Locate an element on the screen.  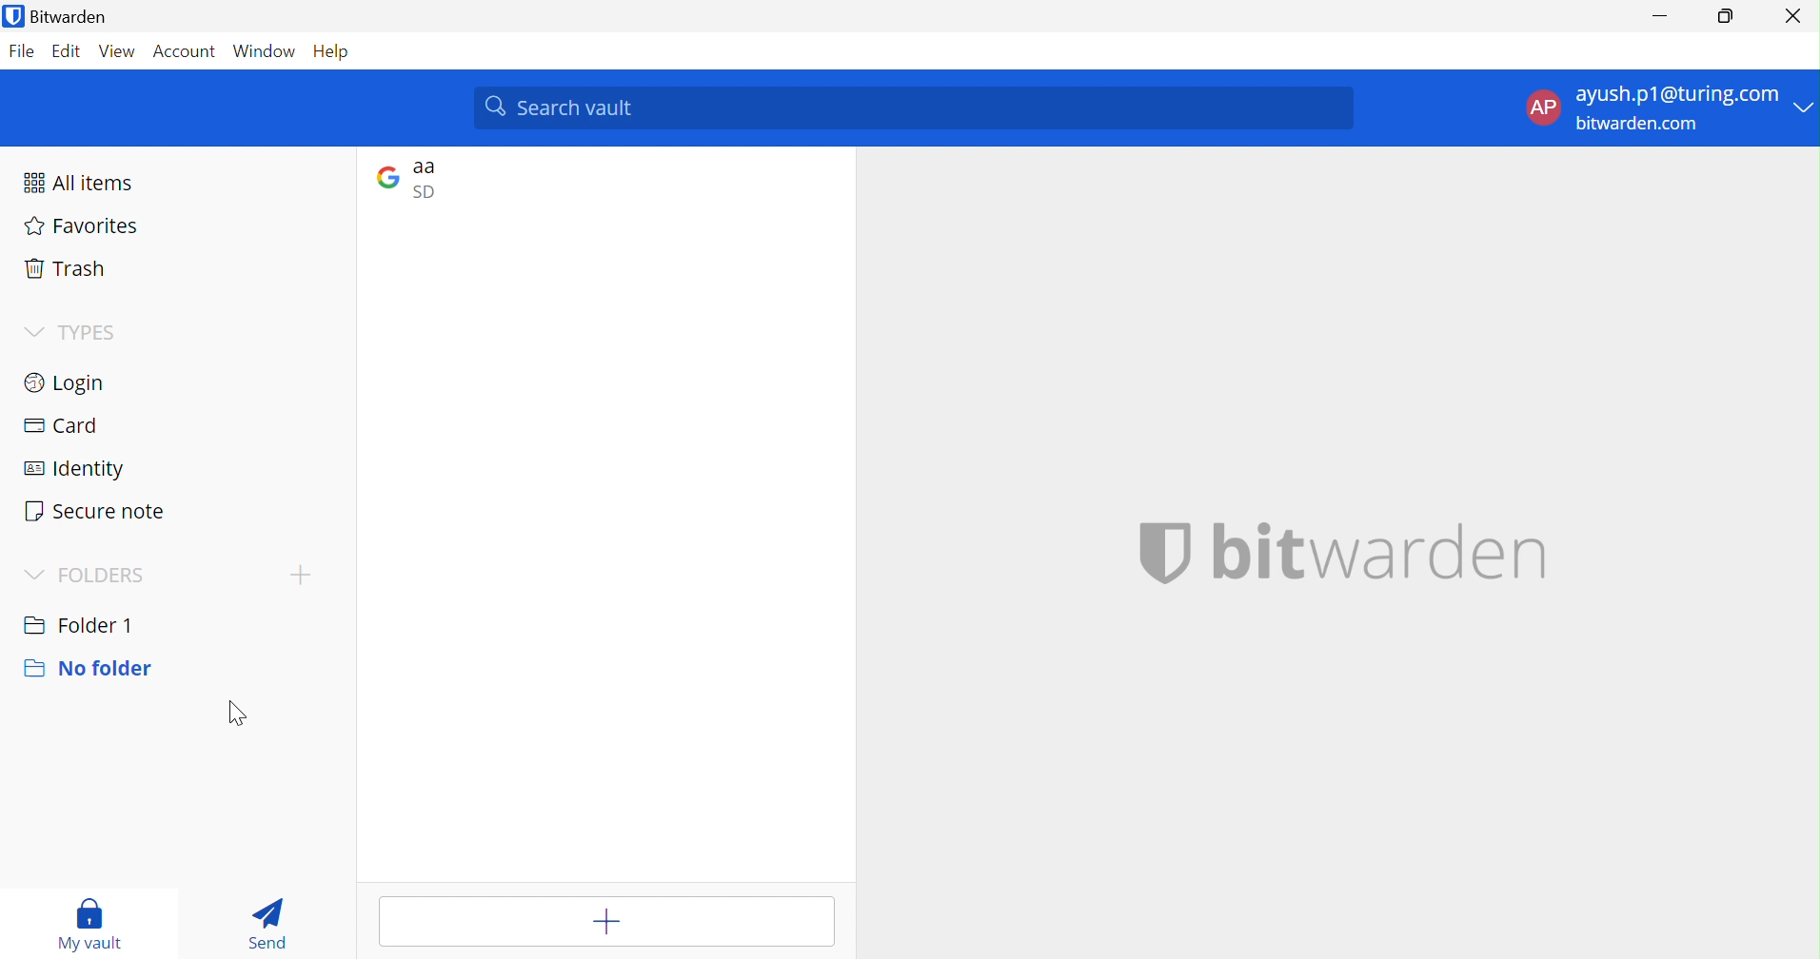
Secure note is located at coordinates (95, 514).